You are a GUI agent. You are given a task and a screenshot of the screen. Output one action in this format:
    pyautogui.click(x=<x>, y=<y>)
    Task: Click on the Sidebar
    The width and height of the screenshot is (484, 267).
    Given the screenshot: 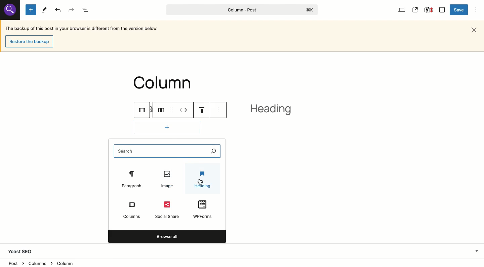 What is the action you would take?
    pyautogui.click(x=442, y=9)
    